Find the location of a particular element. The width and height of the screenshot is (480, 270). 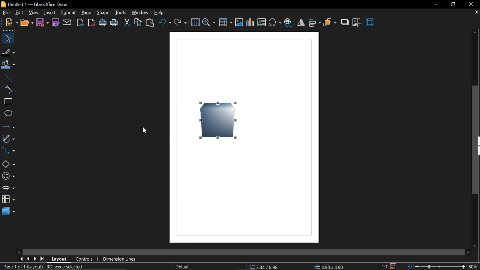

crop is located at coordinates (356, 22).